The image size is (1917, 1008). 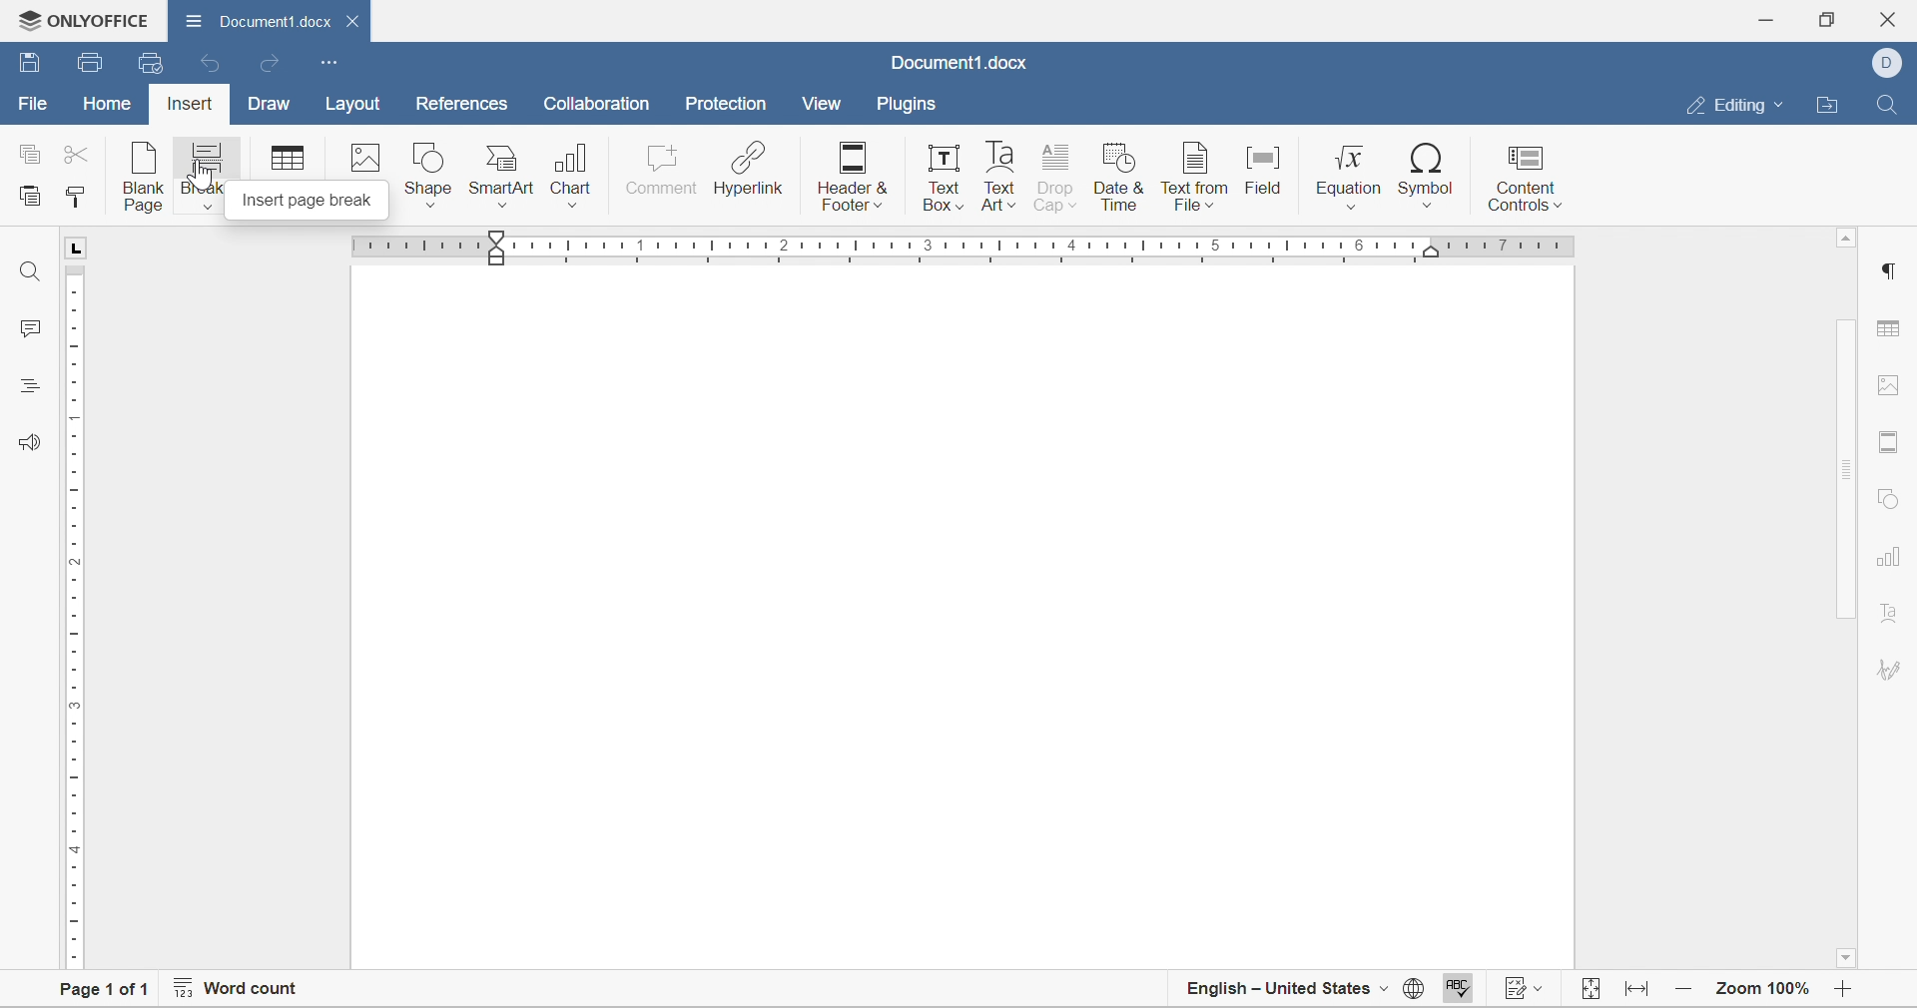 What do you see at coordinates (1894, 16) in the screenshot?
I see `Close` at bounding box center [1894, 16].